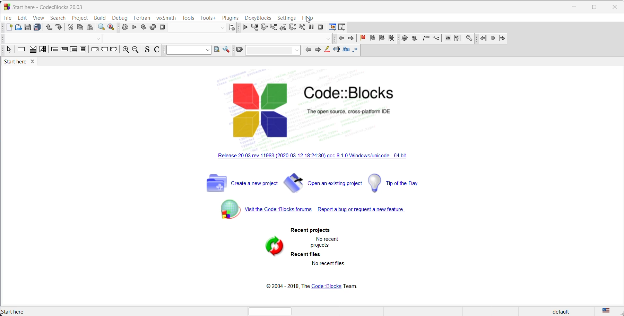 This screenshot has height=316, width=624. What do you see at coordinates (427, 39) in the screenshot?
I see `insert comment block` at bounding box center [427, 39].